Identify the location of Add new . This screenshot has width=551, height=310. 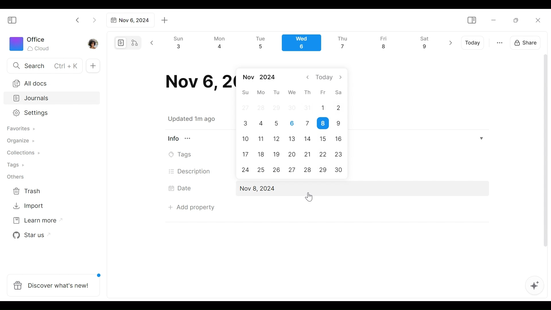
(92, 66).